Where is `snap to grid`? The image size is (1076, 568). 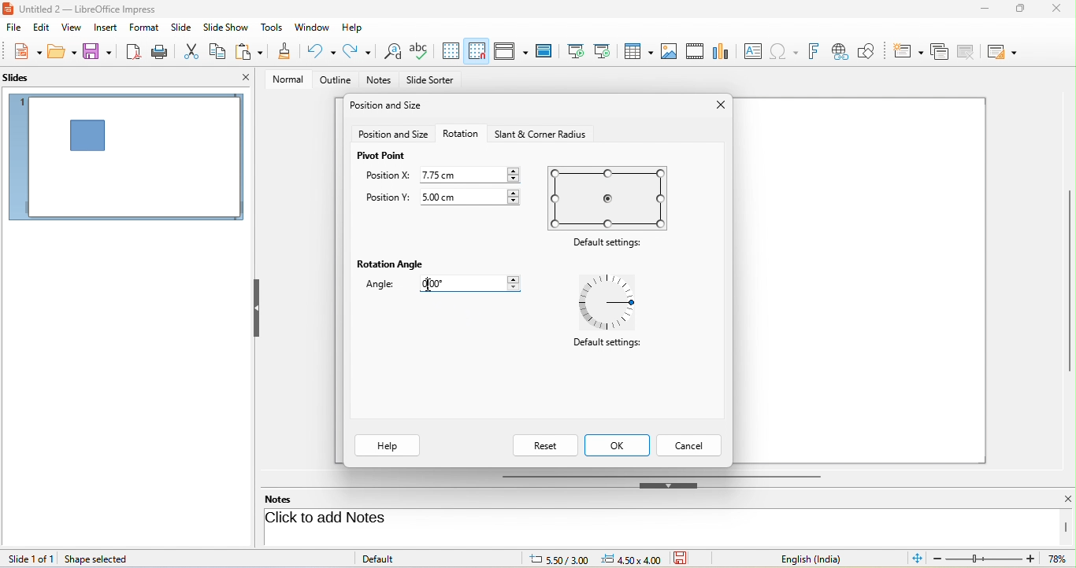 snap to grid is located at coordinates (477, 51).